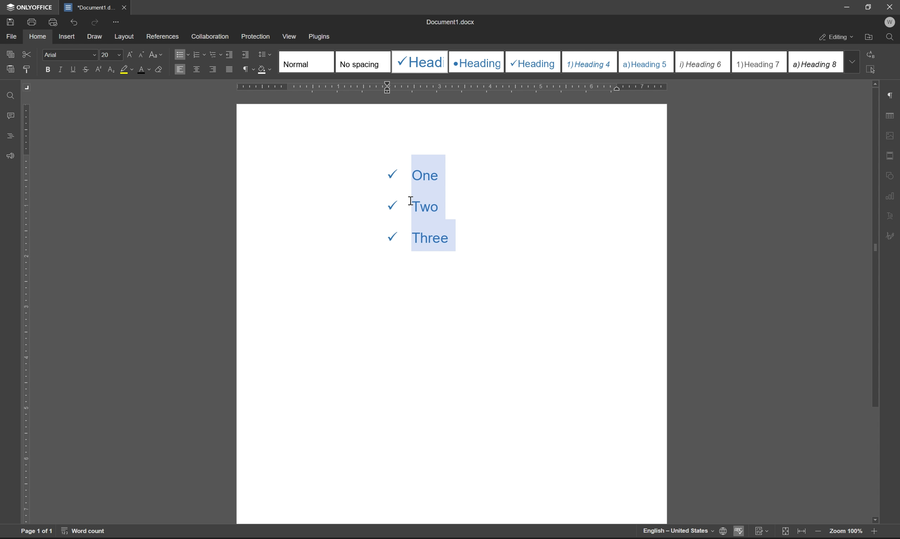 The height and width of the screenshot is (539, 900). I want to click on increase indent, so click(246, 55).